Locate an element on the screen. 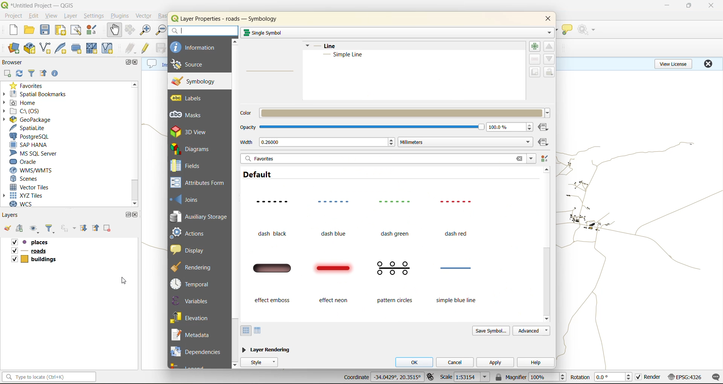 This screenshot has width=723, height=384. no action is located at coordinates (587, 30).